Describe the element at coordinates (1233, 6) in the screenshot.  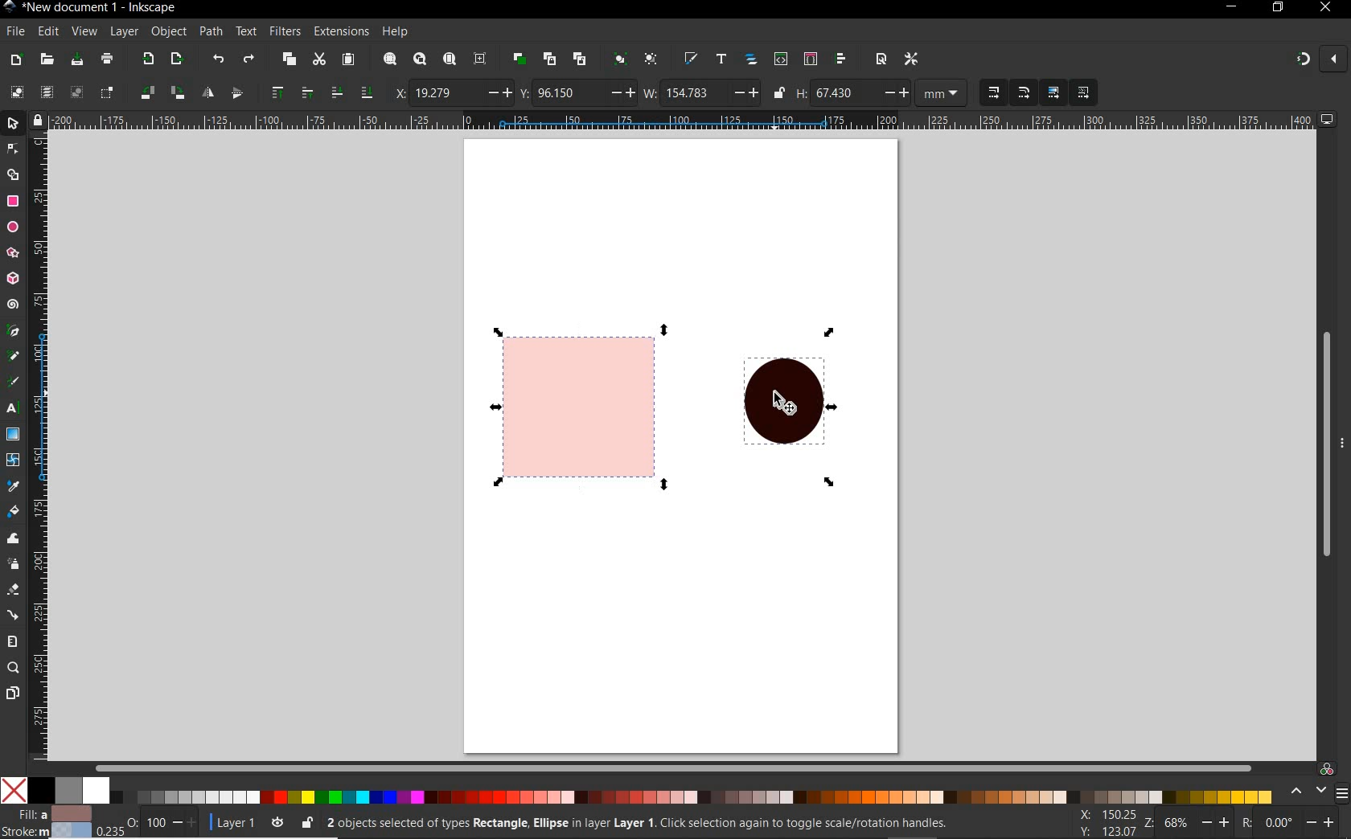
I see `minimize` at that location.